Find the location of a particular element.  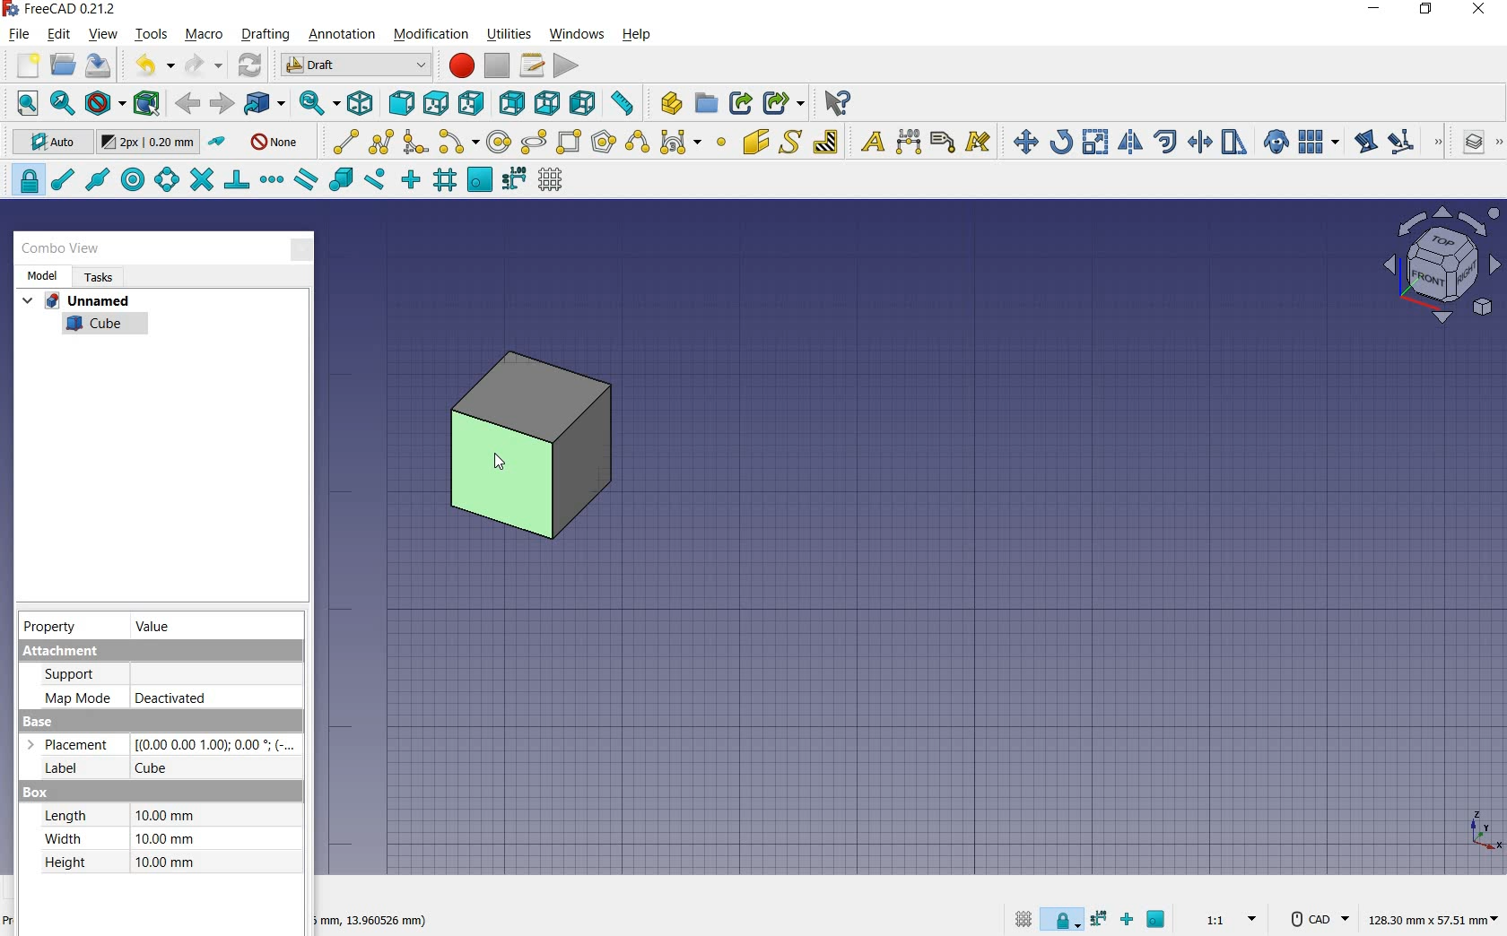

facebinder is located at coordinates (754, 142).